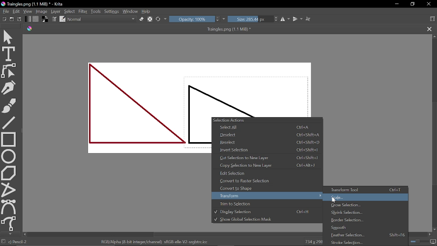 This screenshot has height=246, width=437. Describe the element at coordinates (154, 242) in the screenshot. I see `RGB/Alpha (8-bit integer/channel) sRGB-elle-V2-srgbtrc.icc` at that location.